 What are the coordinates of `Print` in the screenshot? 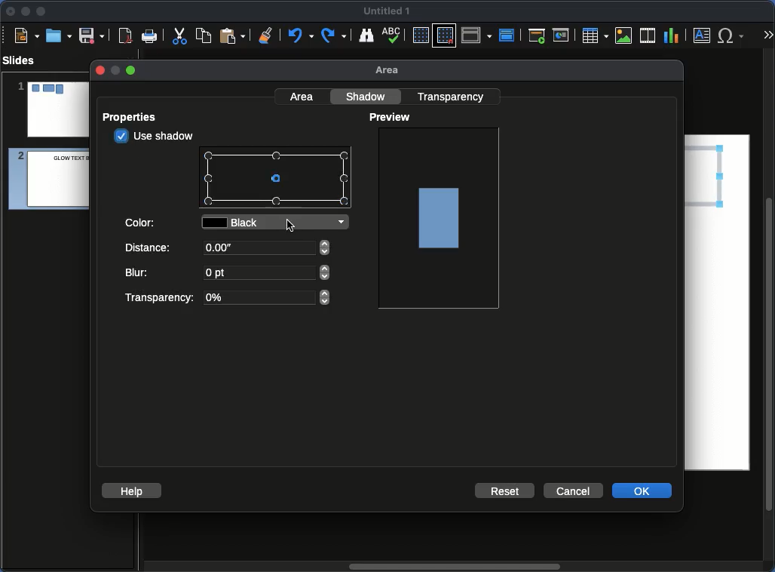 It's located at (150, 37).